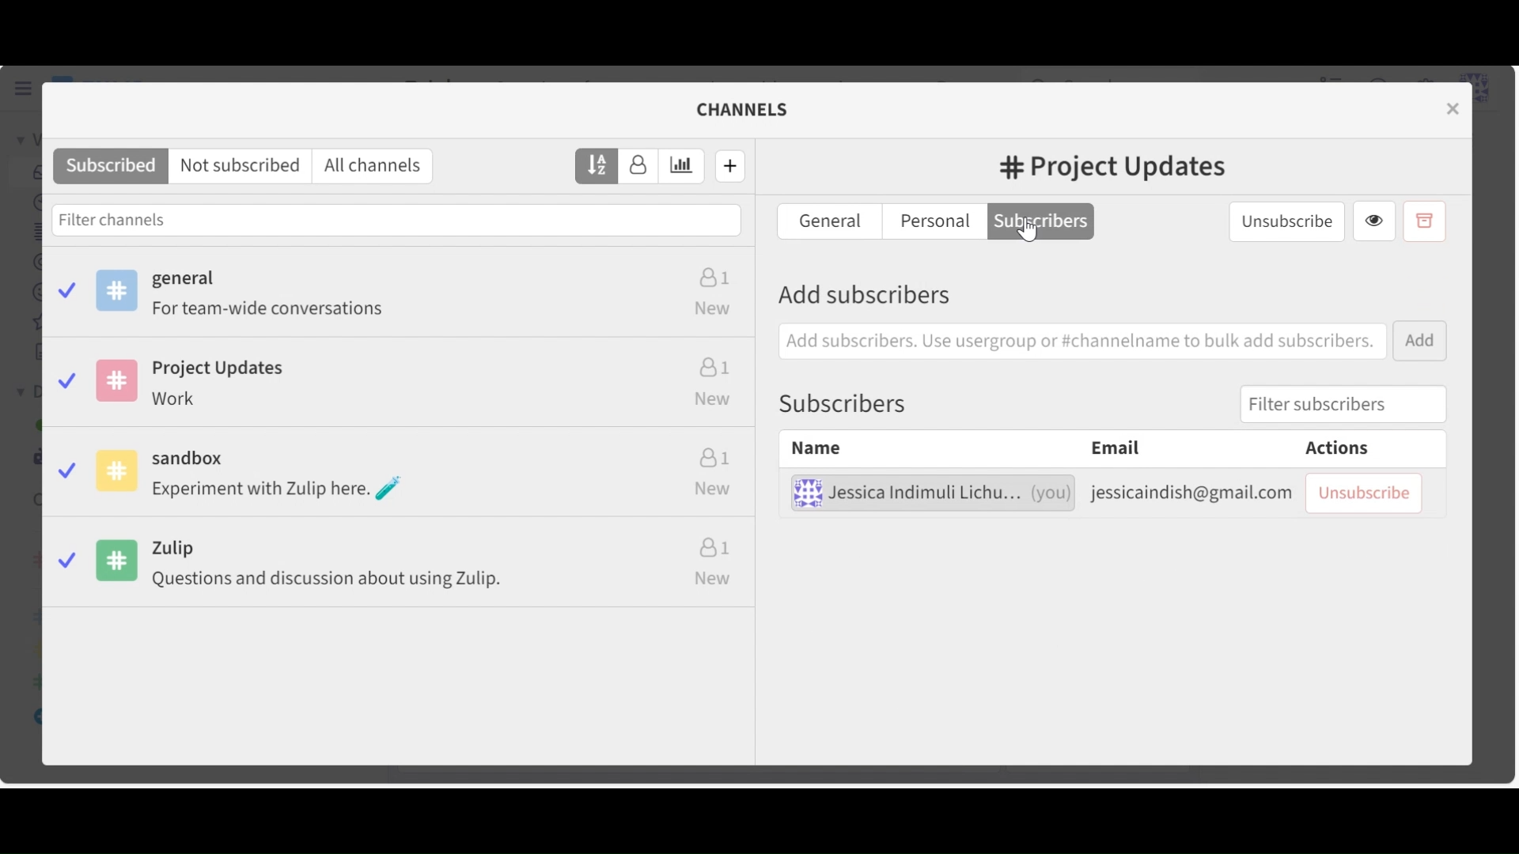  Describe the element at coordinates (856, 406) in the screenshot. I see `Subscribers` at that location.